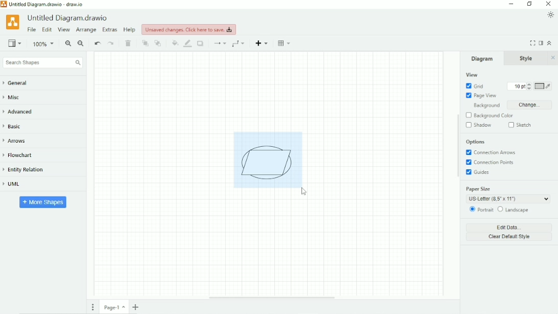 This screenshot has width=558, height=314. Describe the element at coordinates (263, 43) in the screenshot. I see `Insert` at that location.